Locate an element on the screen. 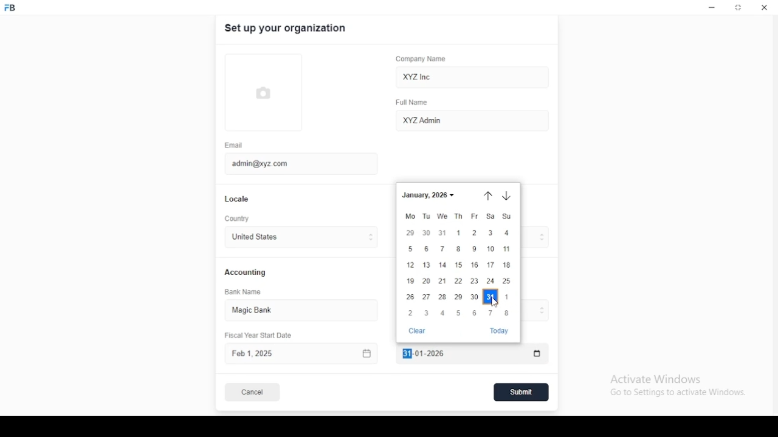  1 is located at coordinates (459, 233).